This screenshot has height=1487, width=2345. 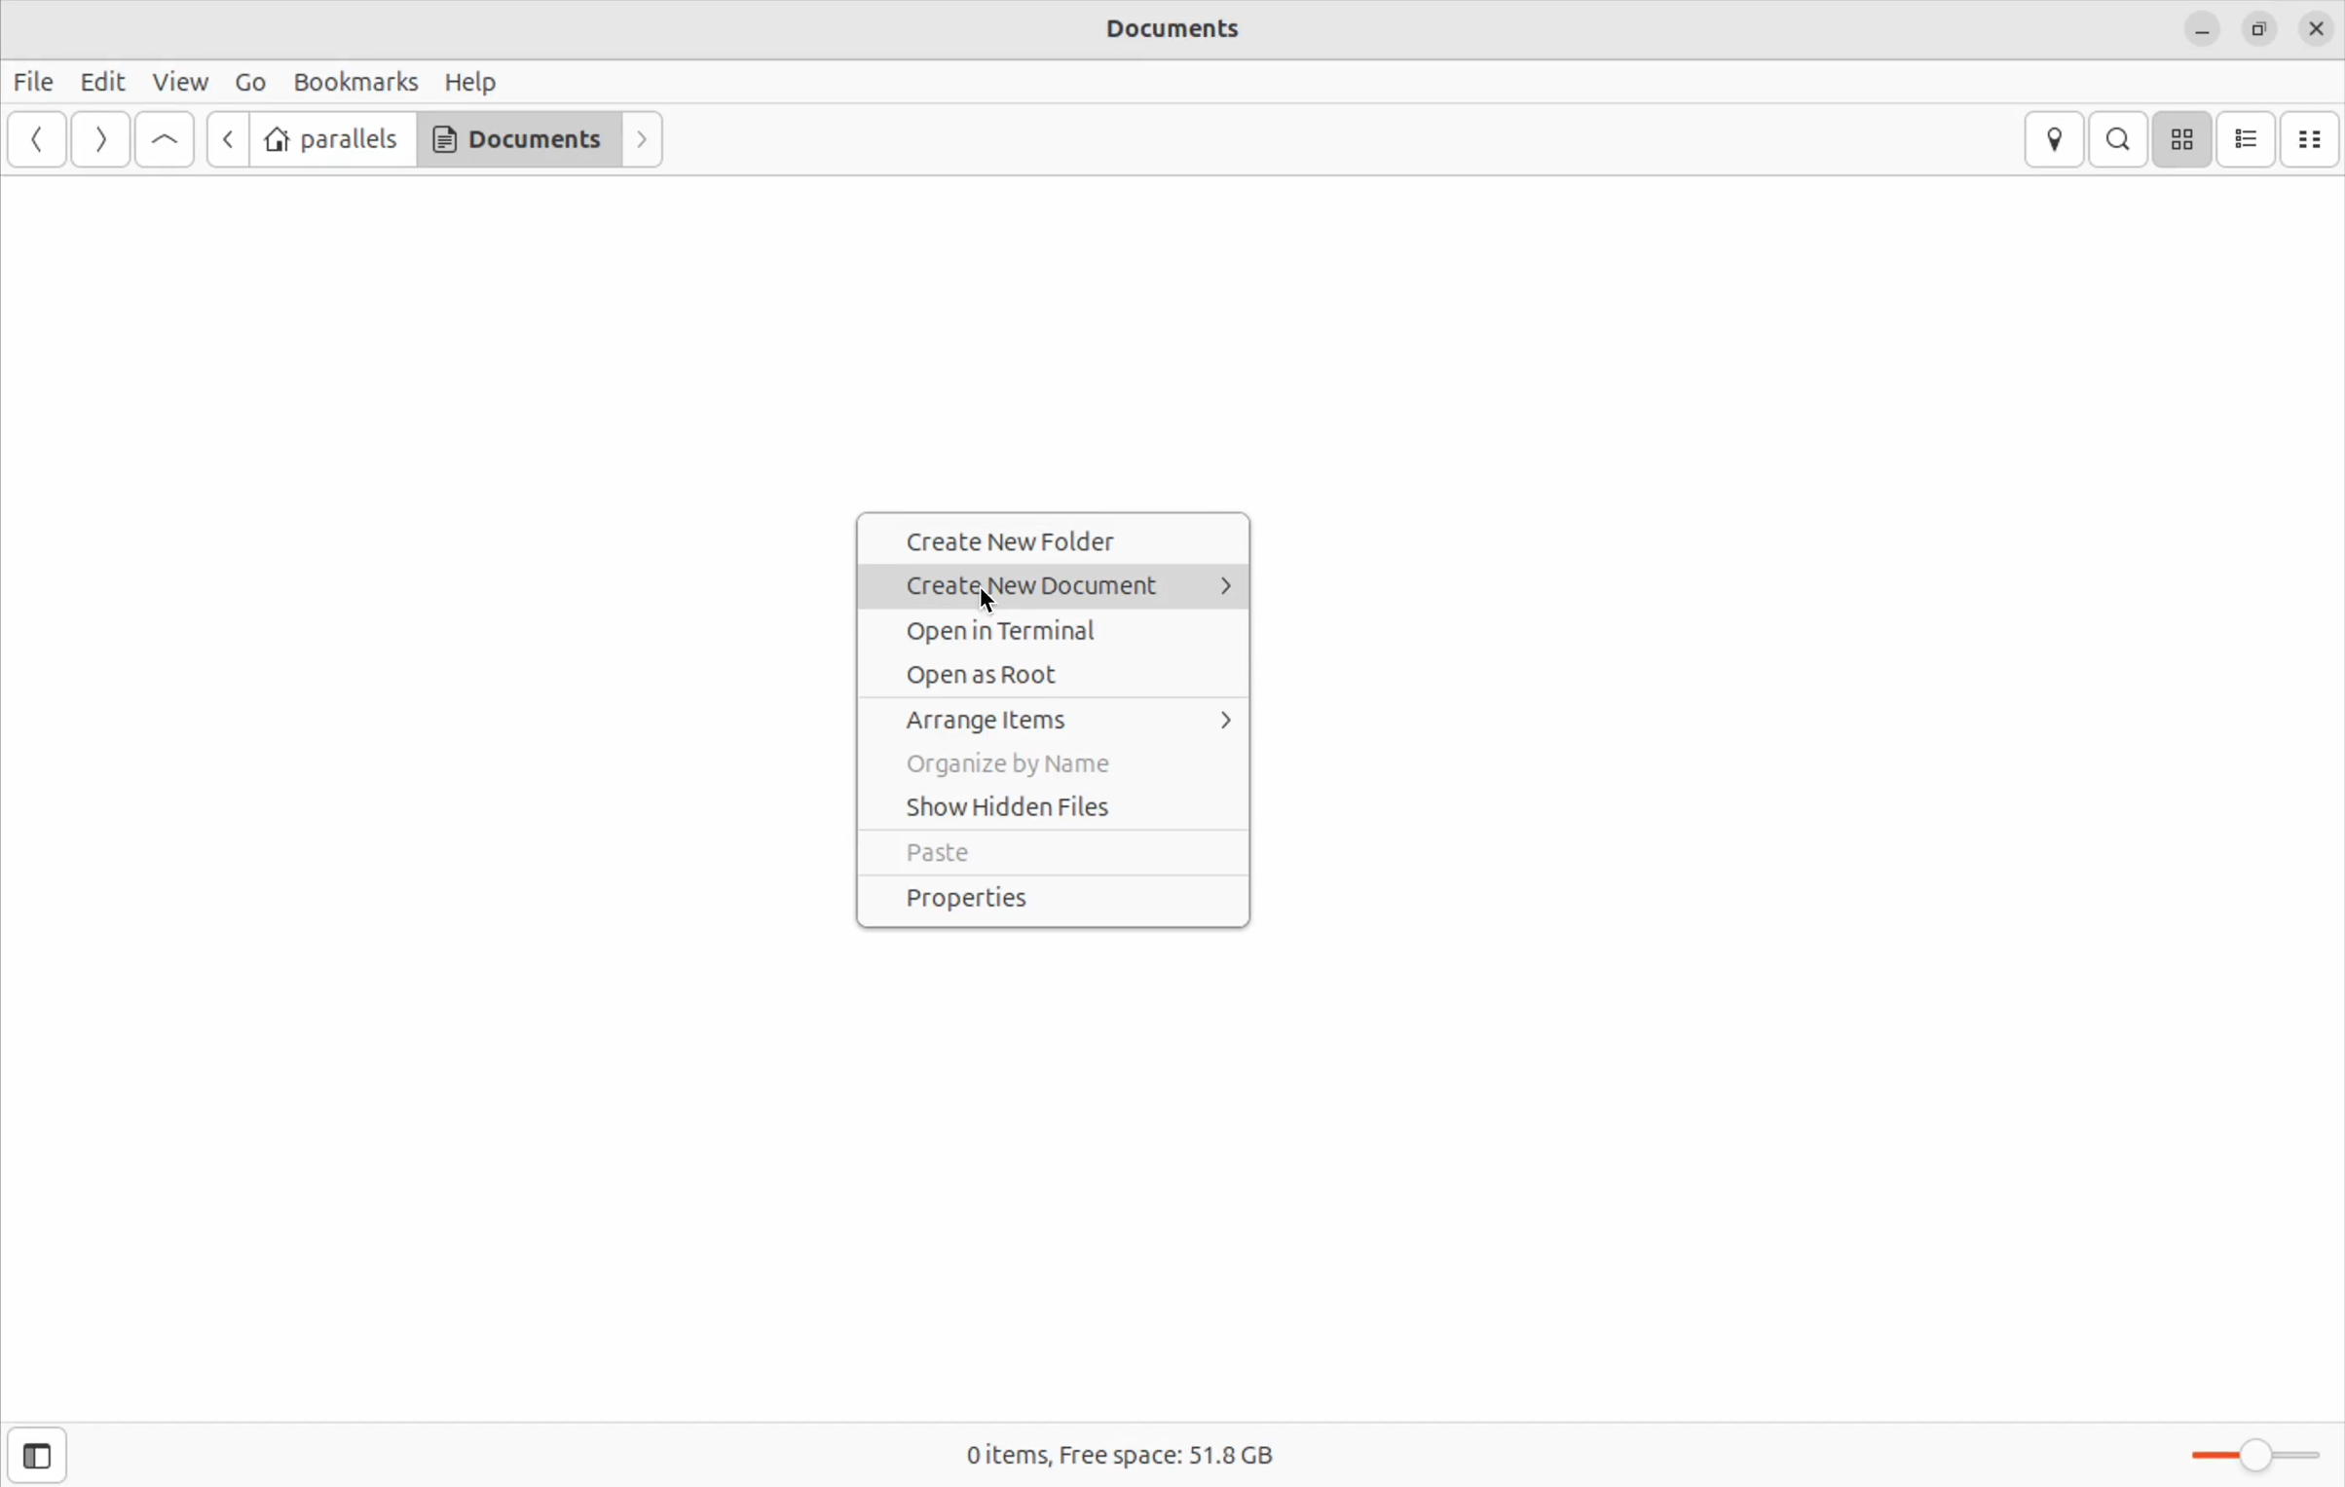 What do you see at coordinates (32, 1454) in the screenshot?
I see `open sidebar` at bounding box center [32, 1454].